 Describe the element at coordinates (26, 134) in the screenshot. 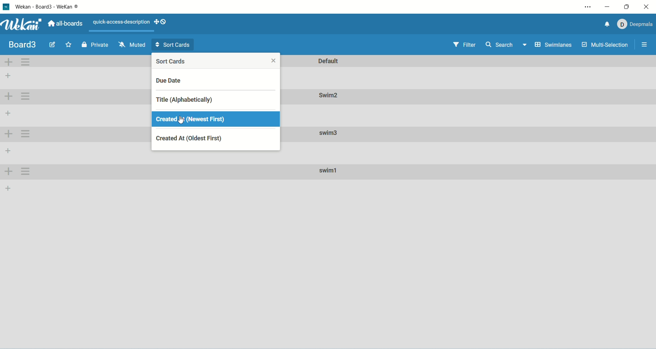

I see `swimlane actions` at that location.